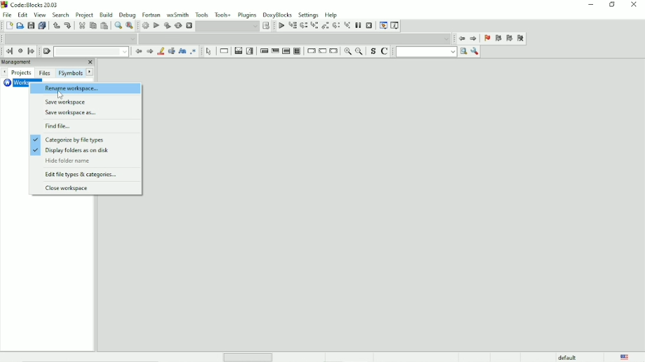  Describe the element at coordinates (130, 25) in the screenshot. I see `Replace` at that location.